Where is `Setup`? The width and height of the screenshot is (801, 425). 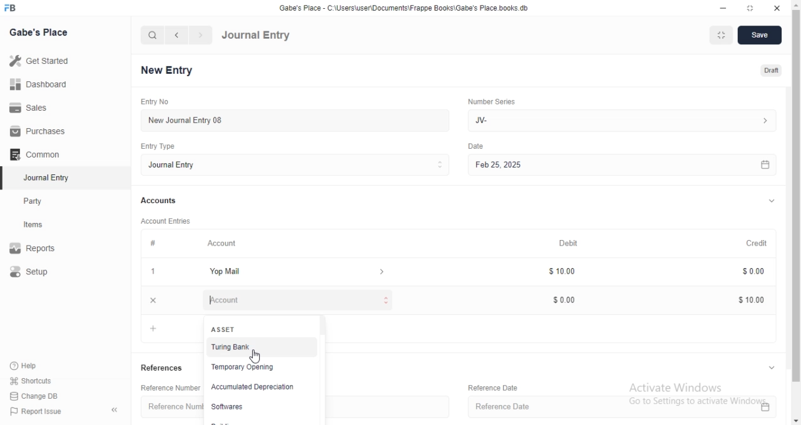 Setup is located at coordinates (43, 272).